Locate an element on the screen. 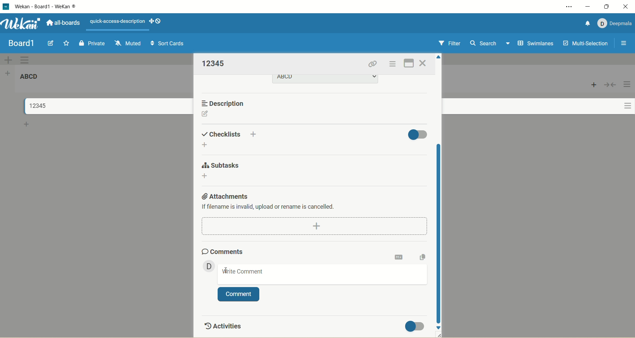  copy card link to clipboard is located at coordinates (373, 64).